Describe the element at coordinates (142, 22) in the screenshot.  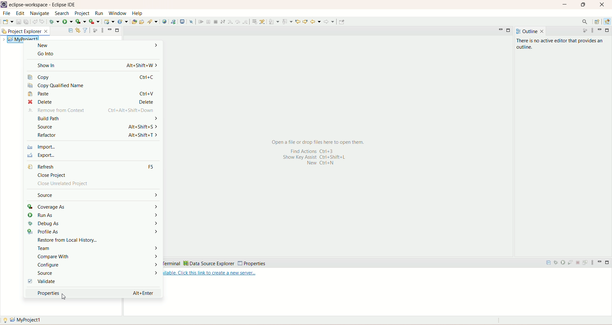
I see `open task` at that location.